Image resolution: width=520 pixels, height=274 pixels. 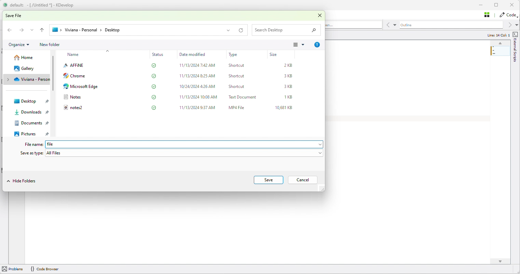 I want to click on File name:, so click(x=30, y=144).